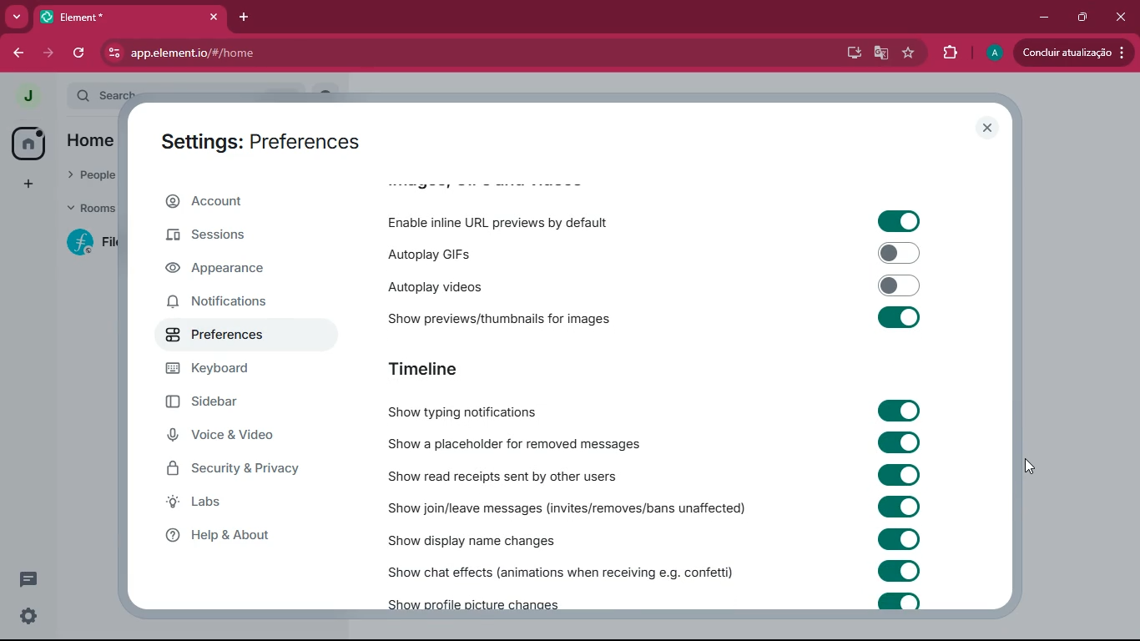 The height and width of the screenshot is (641, 1140). Describe the element at coordinates (503, 220) in the screenshot. I see `enable inline URL previews by default` at that location.